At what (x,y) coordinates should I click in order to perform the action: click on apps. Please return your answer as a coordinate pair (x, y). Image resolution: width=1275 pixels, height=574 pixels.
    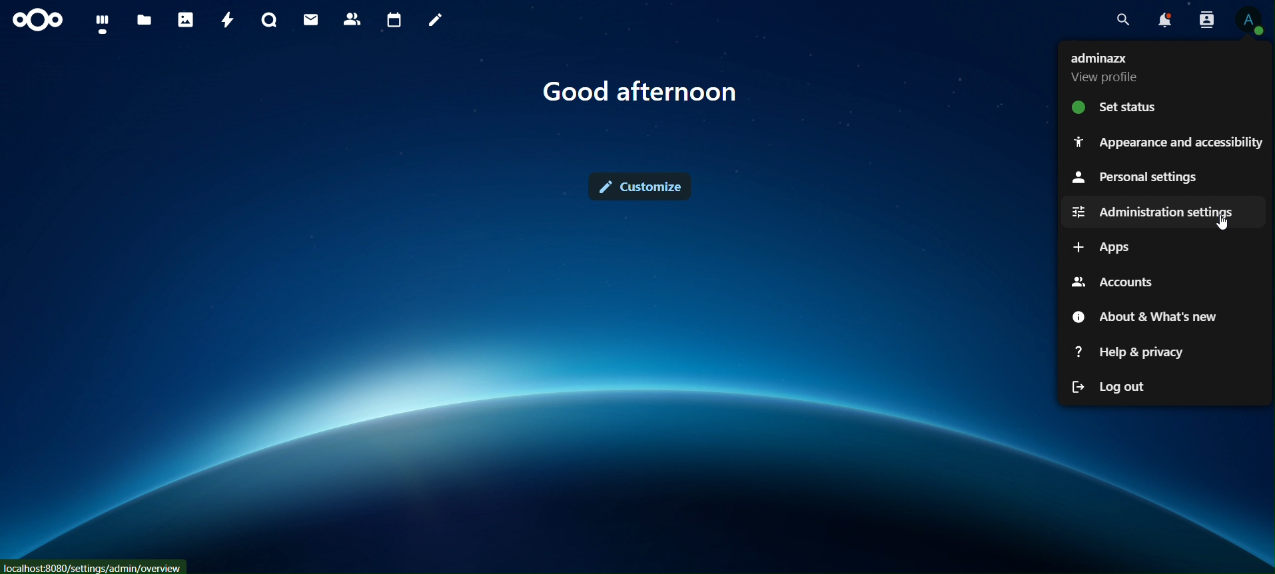
    Looking at the image, I should click on (1100, 248).